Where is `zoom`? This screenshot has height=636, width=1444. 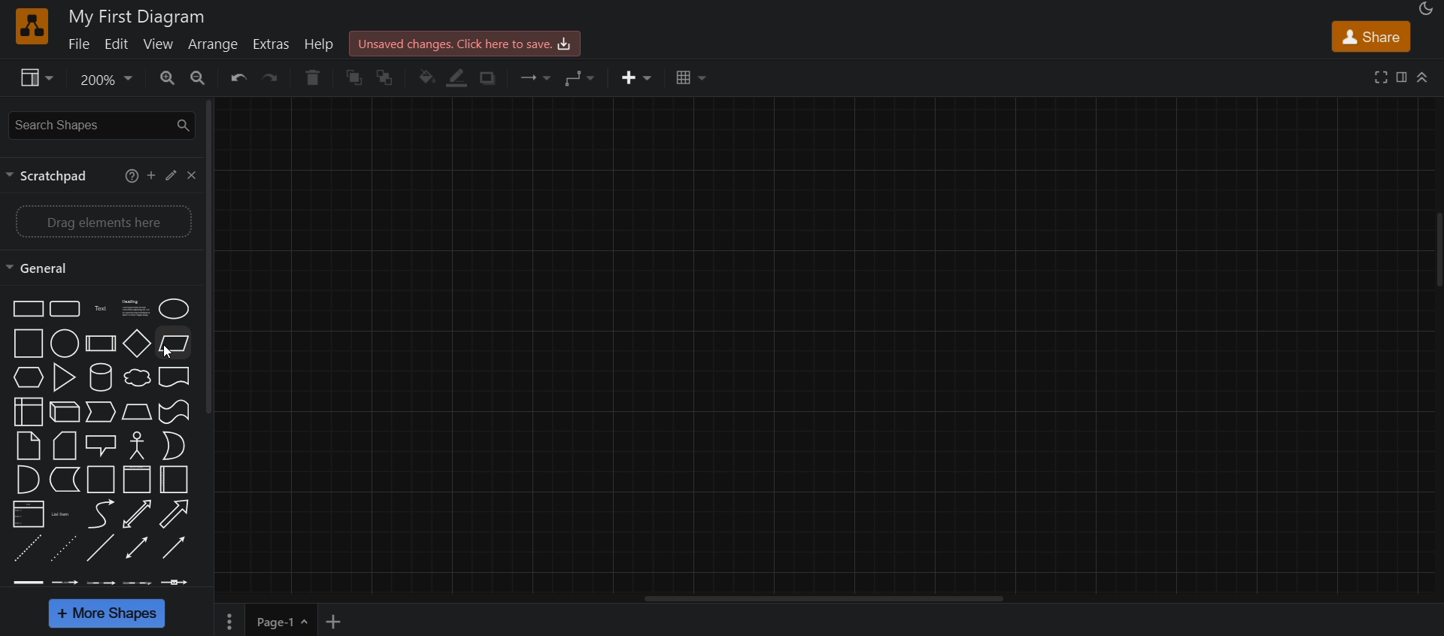 zoom is located at coordinates (108, 80).